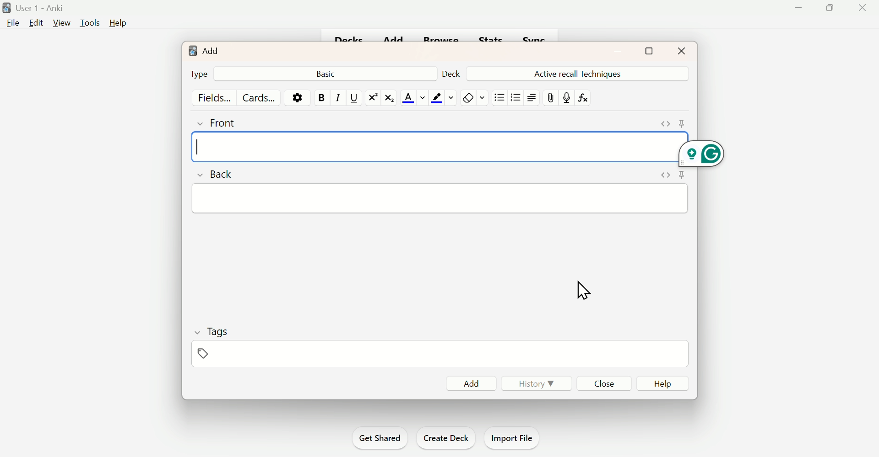 Image resolution: width=879 pixels, height=457 pixels. I want to click on Fields..., so click(214, 97).